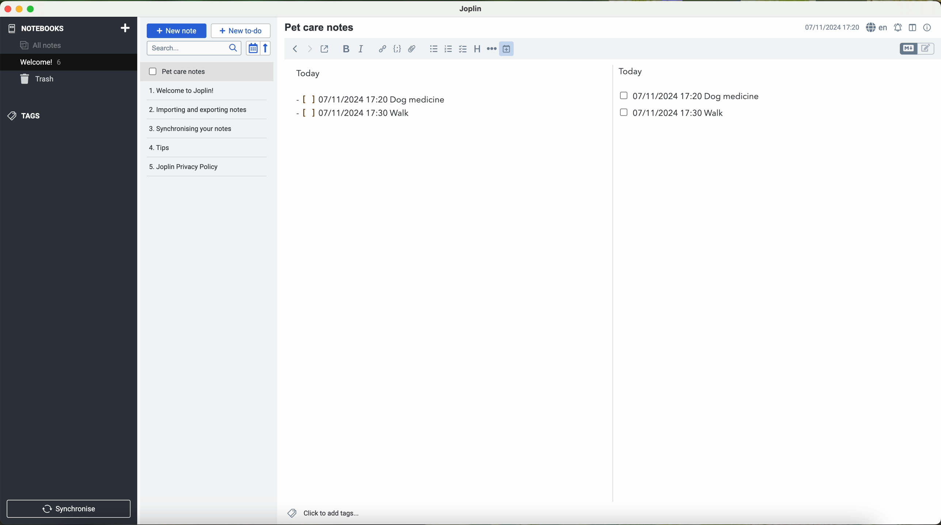 Image resolution: width=941 pixels, height=525 pixels. What do you see at coordinates (913, 27) in the screenshot?
I see `toggle editor layout` at bounding box center [913, 27].